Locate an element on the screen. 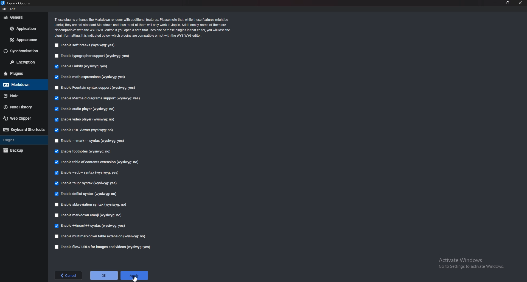 The image size is (527, 282). Enable sup syntax is located at coordinates (87, 183).